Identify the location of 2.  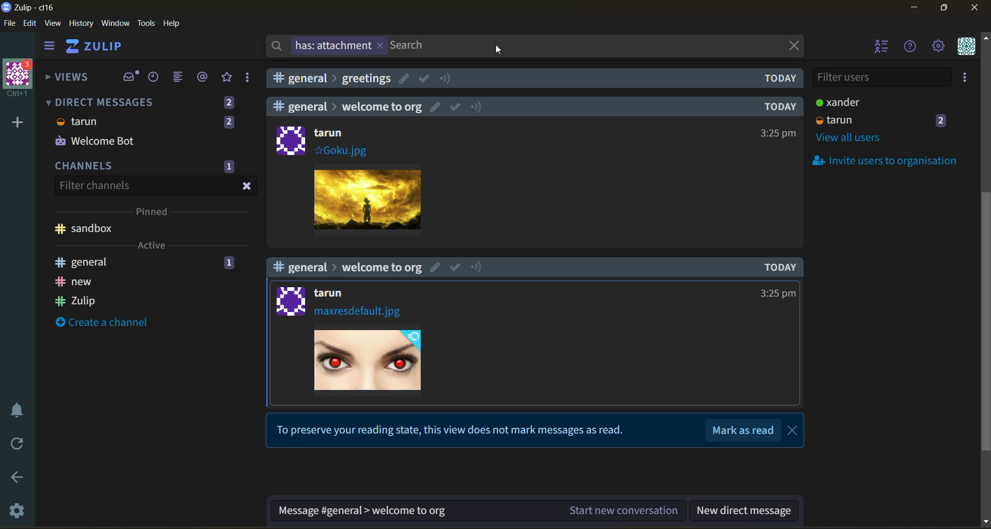
(229, 102).